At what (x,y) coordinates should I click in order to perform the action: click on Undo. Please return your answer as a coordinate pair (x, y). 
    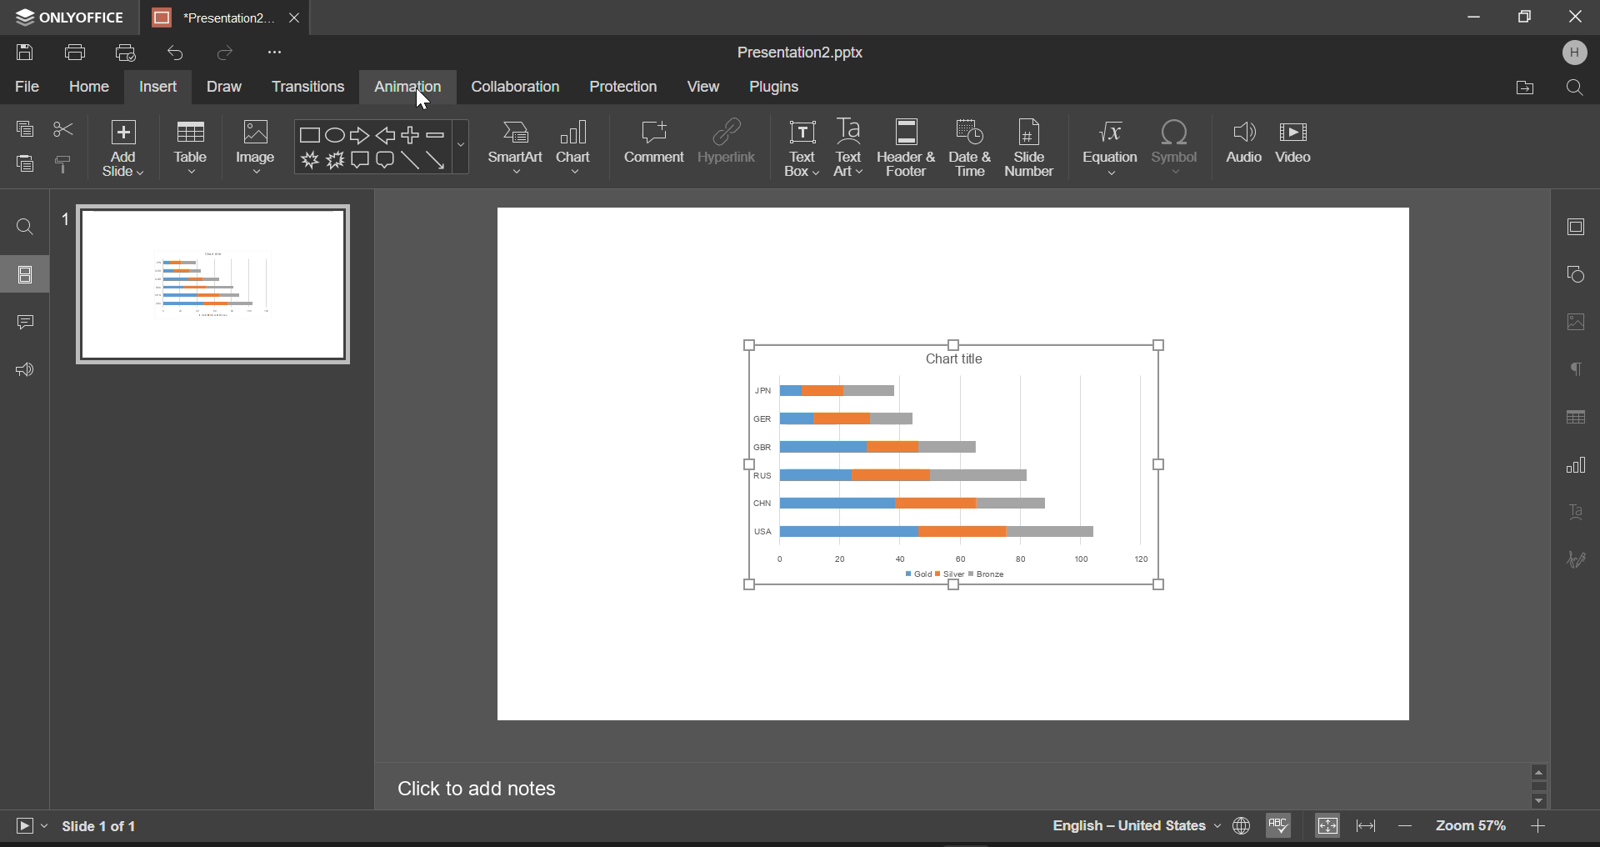
    Looking at the image, I should click on (176, 49).